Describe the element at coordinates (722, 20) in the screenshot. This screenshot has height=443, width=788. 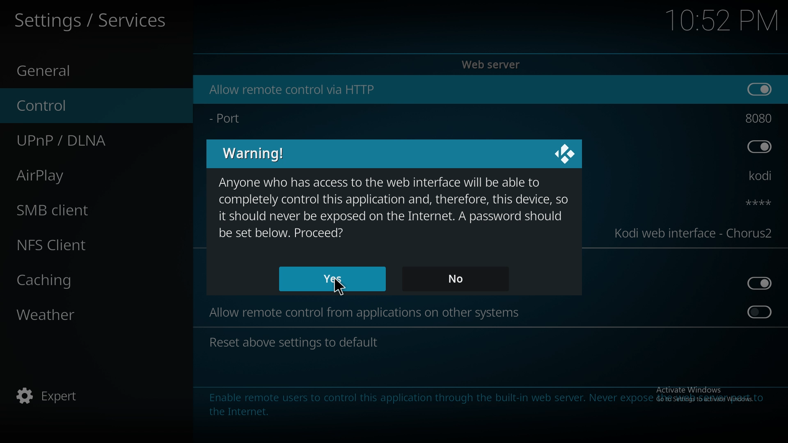
I see `time` at that location.